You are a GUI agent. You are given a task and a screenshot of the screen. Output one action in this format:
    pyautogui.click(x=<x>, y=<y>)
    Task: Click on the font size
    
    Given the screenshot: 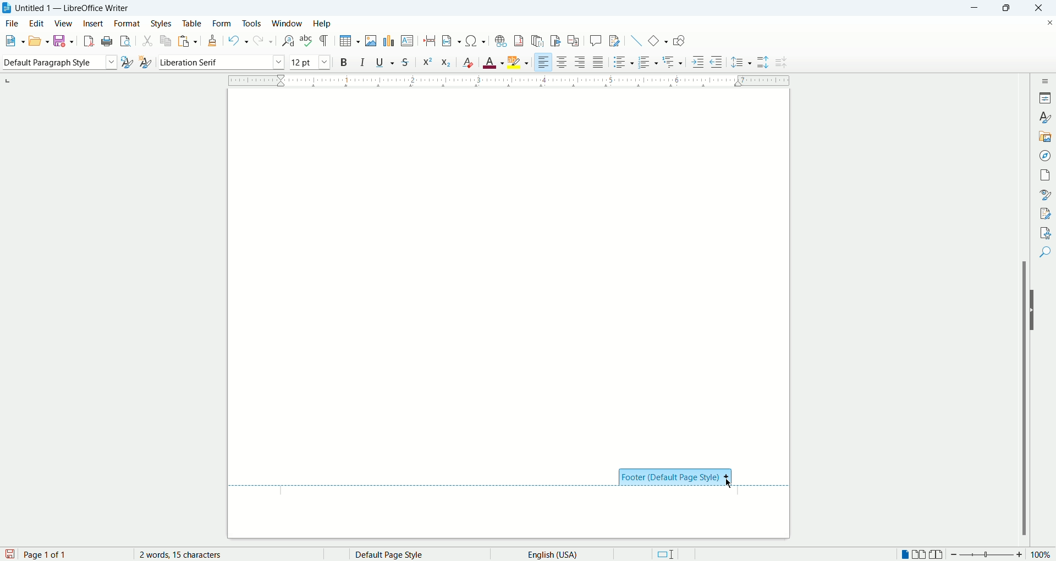 What is the action you would take?
    pyautogui.click(x=309, y=62)
    